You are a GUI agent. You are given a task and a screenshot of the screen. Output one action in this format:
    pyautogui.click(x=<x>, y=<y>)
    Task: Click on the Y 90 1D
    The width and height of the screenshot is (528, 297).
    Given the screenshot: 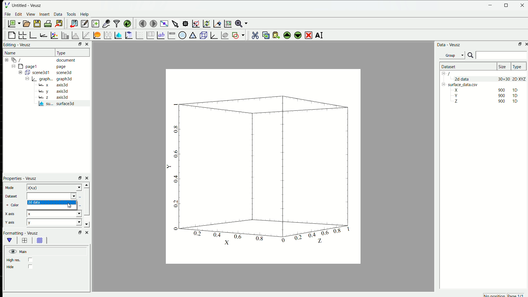 What is the action you would take?
    pyautogui.click(x=485, y=95)
    